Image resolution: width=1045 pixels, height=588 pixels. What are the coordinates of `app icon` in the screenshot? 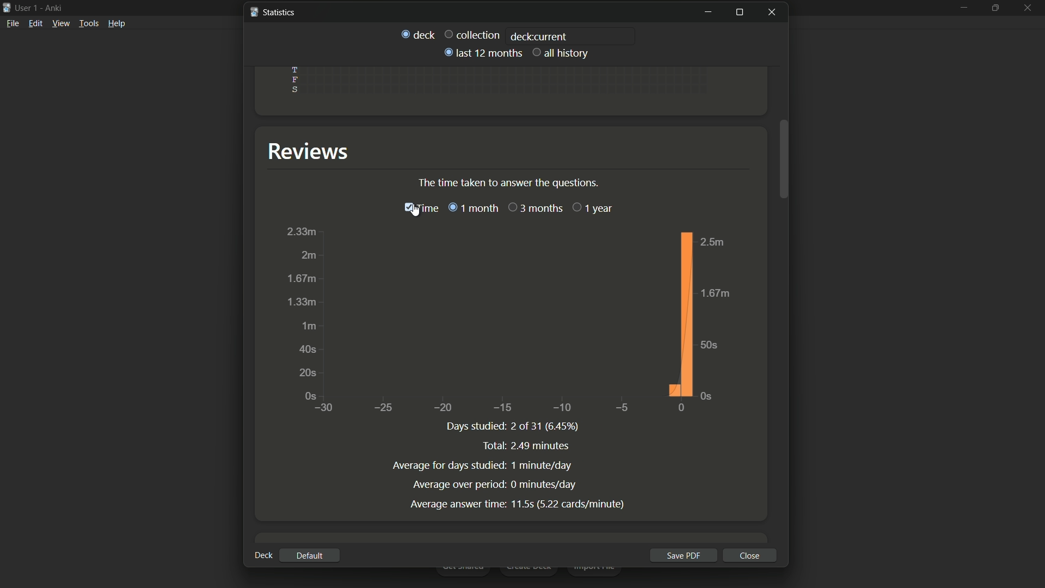 It's located at (7, 7).